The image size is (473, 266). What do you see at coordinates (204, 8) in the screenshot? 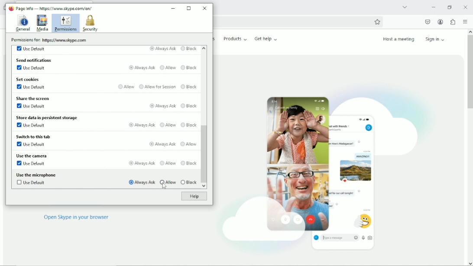
I see `Close` at bounding box center [204, 8].